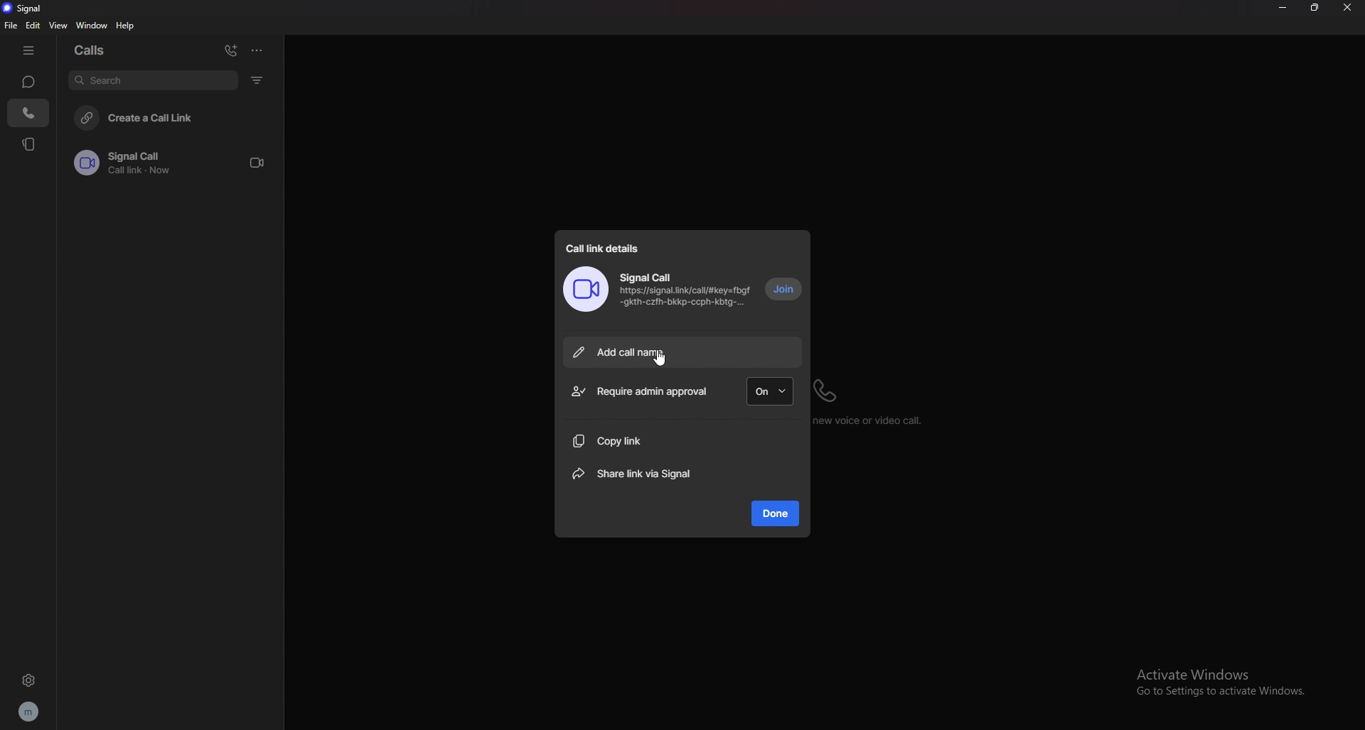  What do you see at coordinates (1315, 8) in the screenshot?
I see `resize` at bounding box center [1315, 8].